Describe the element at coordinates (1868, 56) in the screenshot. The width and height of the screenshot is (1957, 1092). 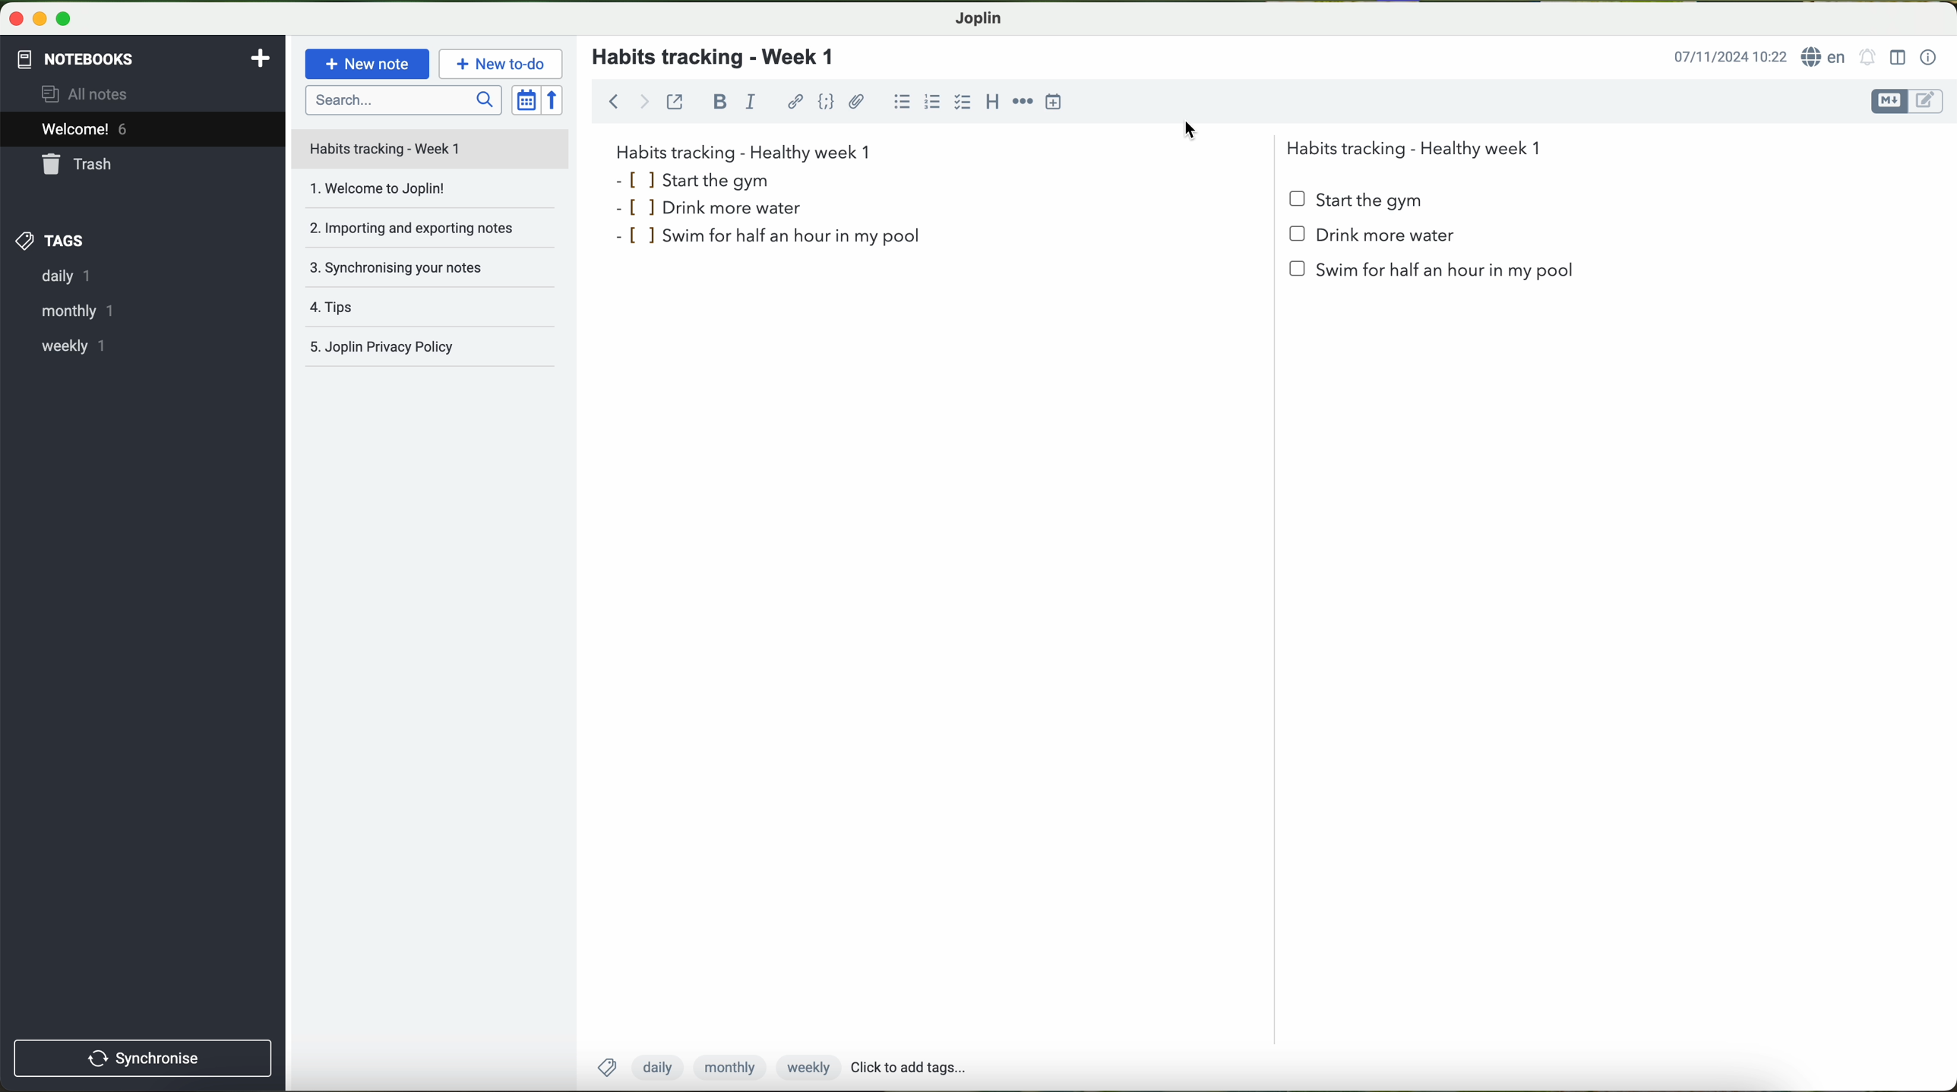
I see `set alarm` at that location.